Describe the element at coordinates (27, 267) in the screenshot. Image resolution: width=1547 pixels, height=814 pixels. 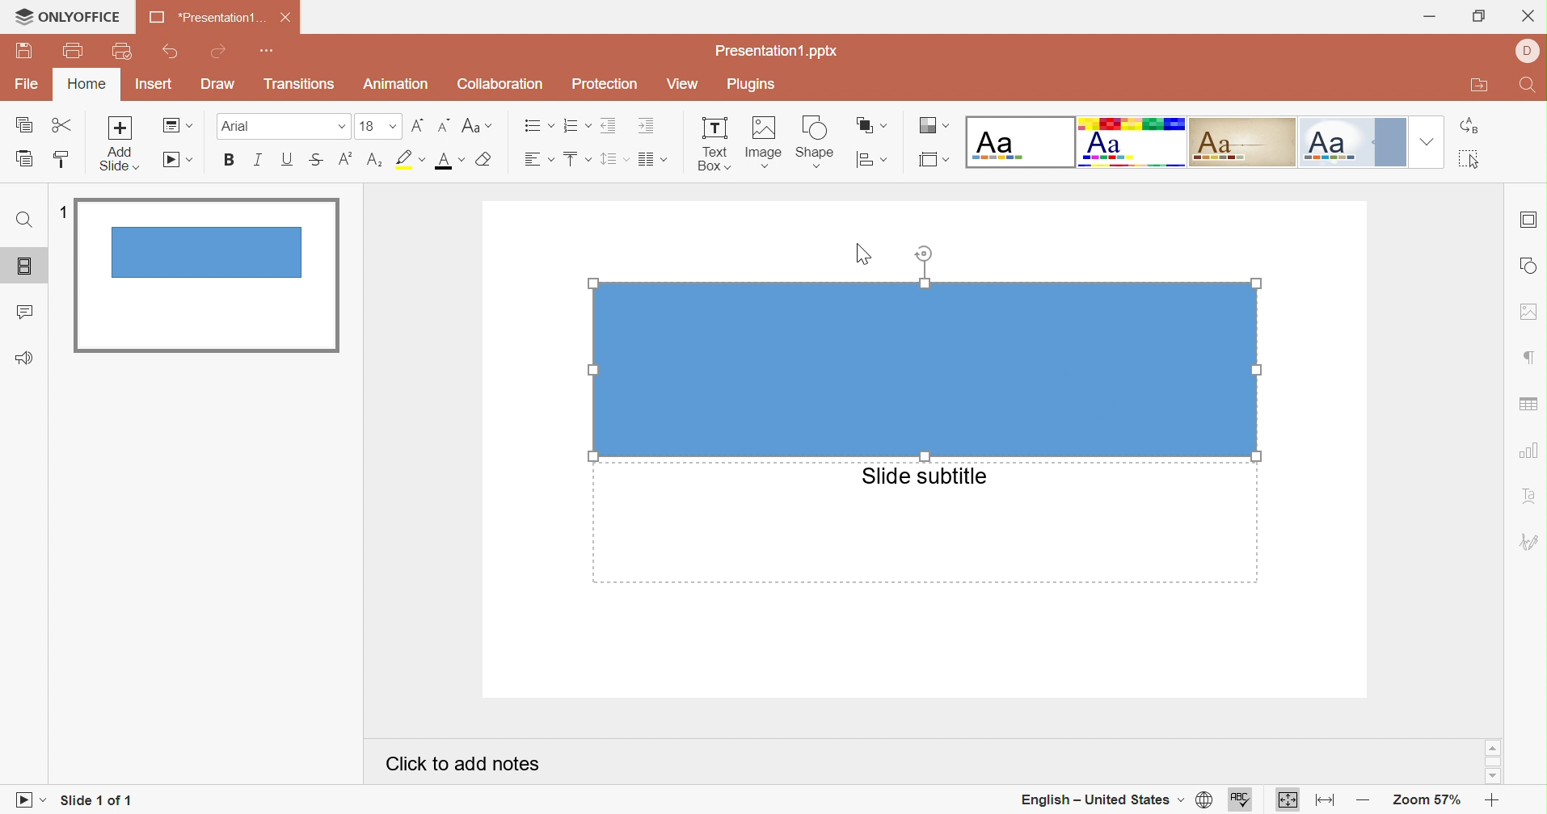
I see `Slides` at that location.